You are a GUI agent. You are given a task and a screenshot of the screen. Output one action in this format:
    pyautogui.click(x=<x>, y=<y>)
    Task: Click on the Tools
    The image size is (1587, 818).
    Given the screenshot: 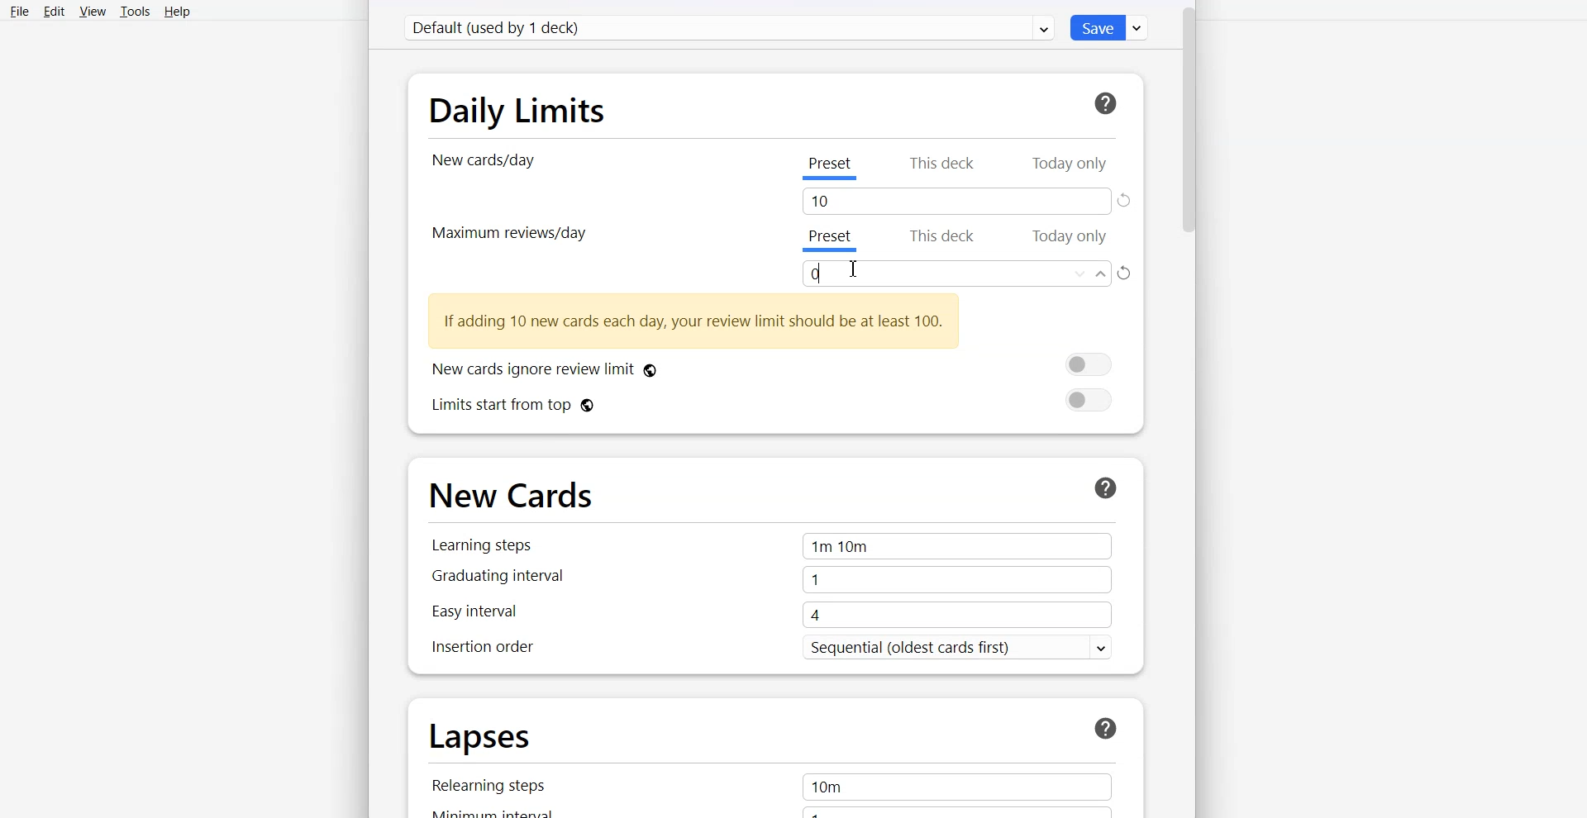 What is the action you would take?
    pyautogui.click(x=135, y=12)
    